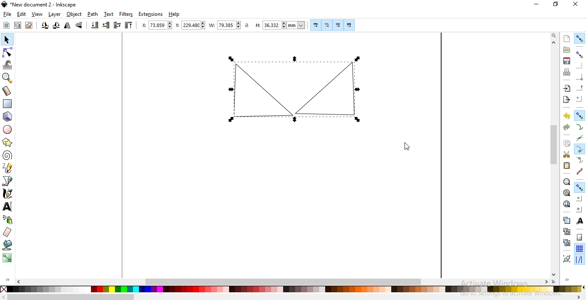 This screenshot has height=300, width=586. Describe the element at coordinates (109, 14) in the screenshot. I see `text` at that location.